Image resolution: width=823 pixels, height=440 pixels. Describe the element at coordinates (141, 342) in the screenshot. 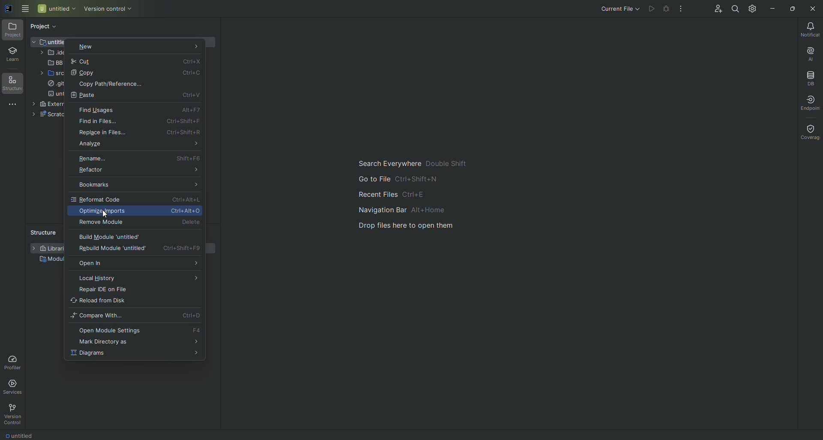

I see `Mark Directory as` at that location.